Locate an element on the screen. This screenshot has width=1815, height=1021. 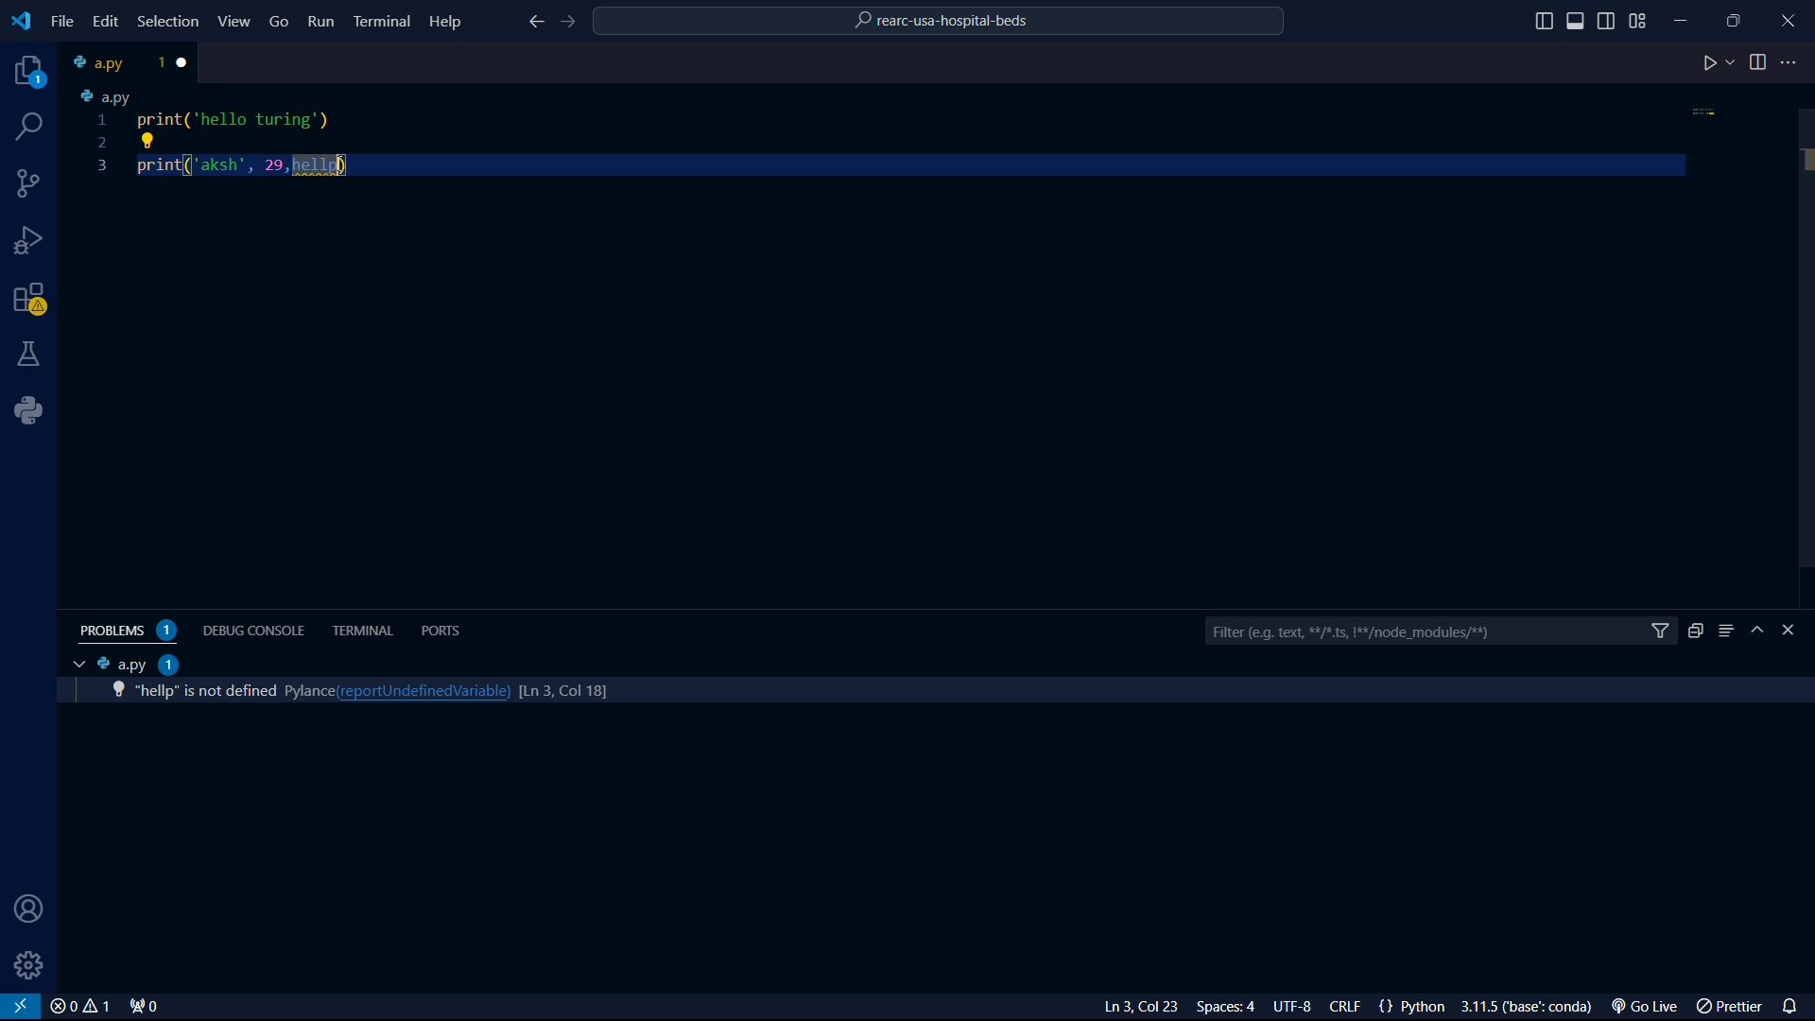
minimize is located at coordinates (1686, 16).